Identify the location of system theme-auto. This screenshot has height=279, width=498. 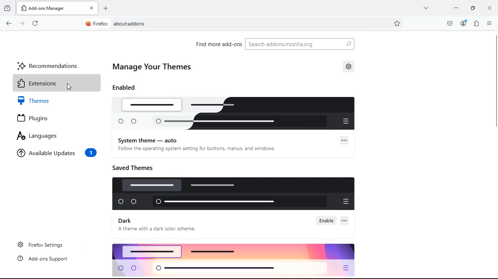
(150, 139).